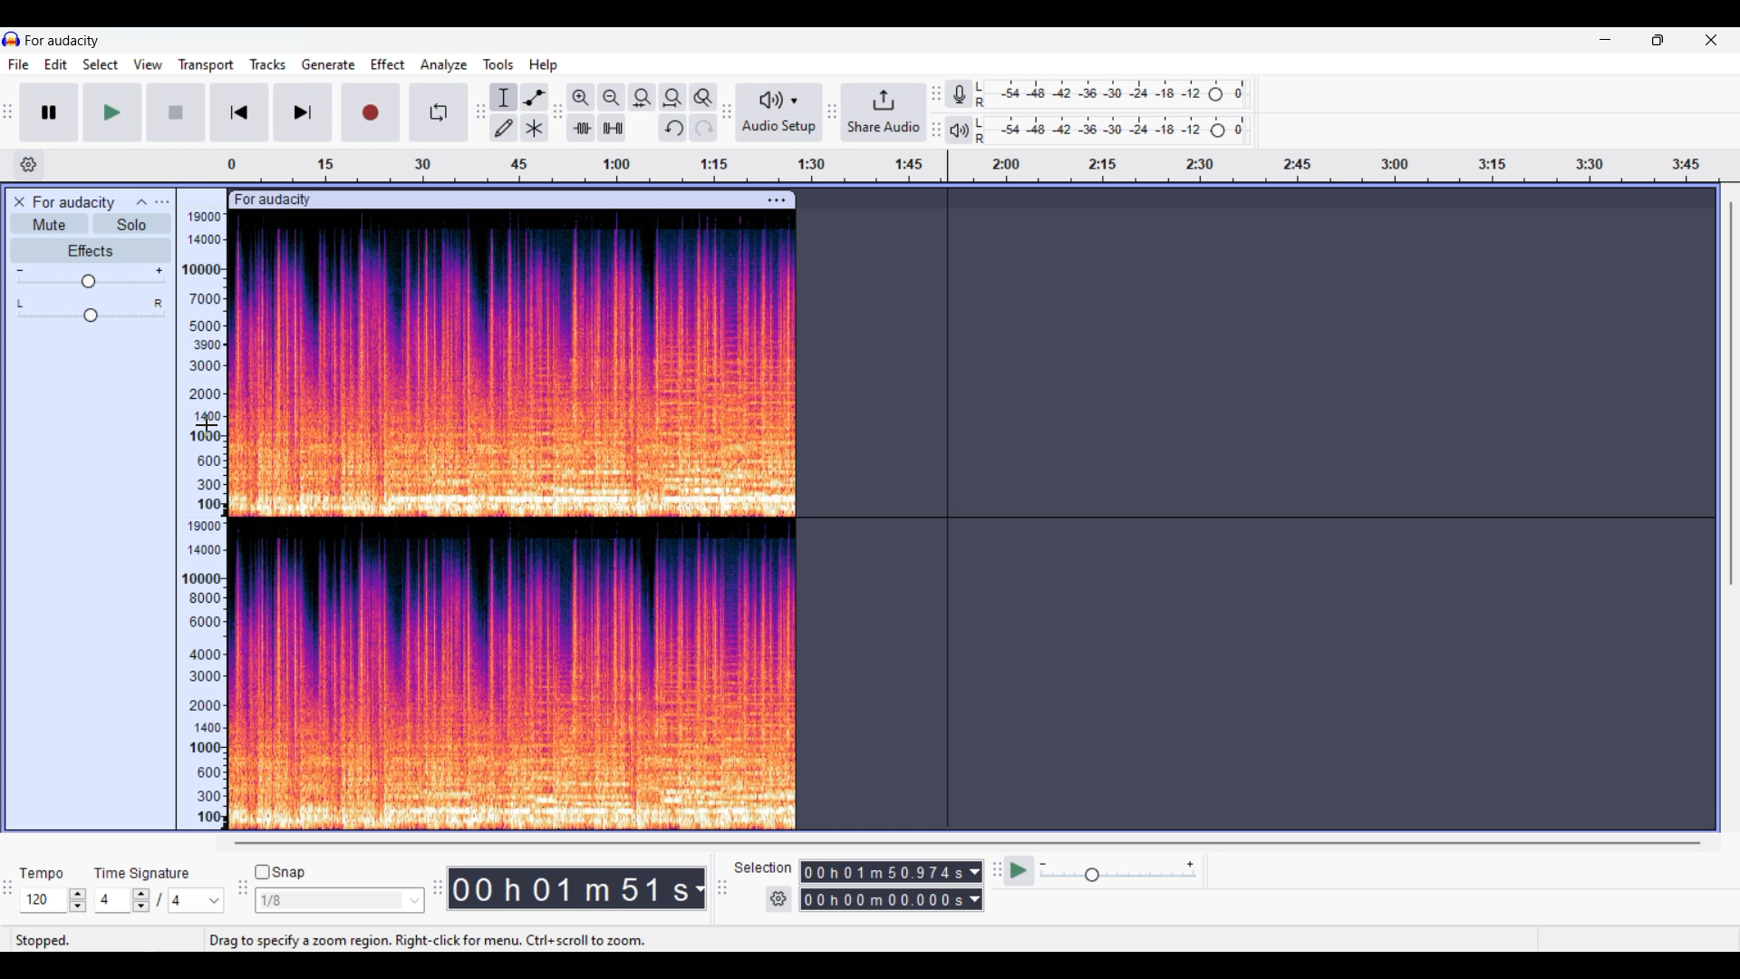 Image resolution: width=1740 pixels, height=979 pixels. Describe the element at coordinates (176, 112) in the screenshot. I see `Stop` at that location.